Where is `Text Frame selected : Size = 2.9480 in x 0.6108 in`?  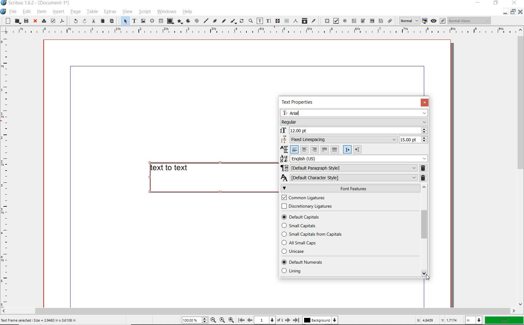 Text Frame selected : Size = 2.9480 in x 0.6108 in is located at coordinates (39, 321).